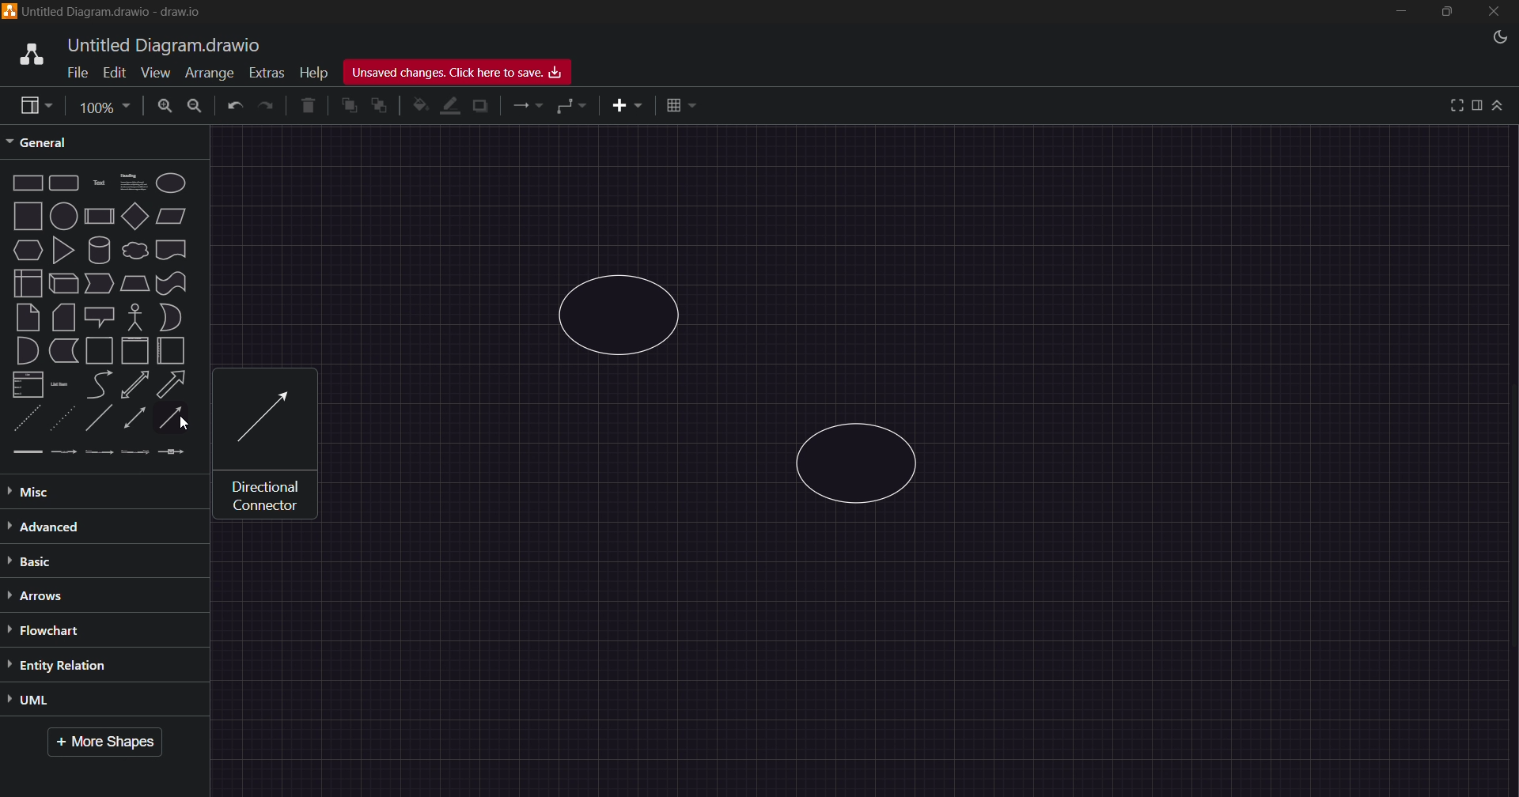 The width and height of the screenshot is (1519, 797). I want to click on Title, so click(119, 13).